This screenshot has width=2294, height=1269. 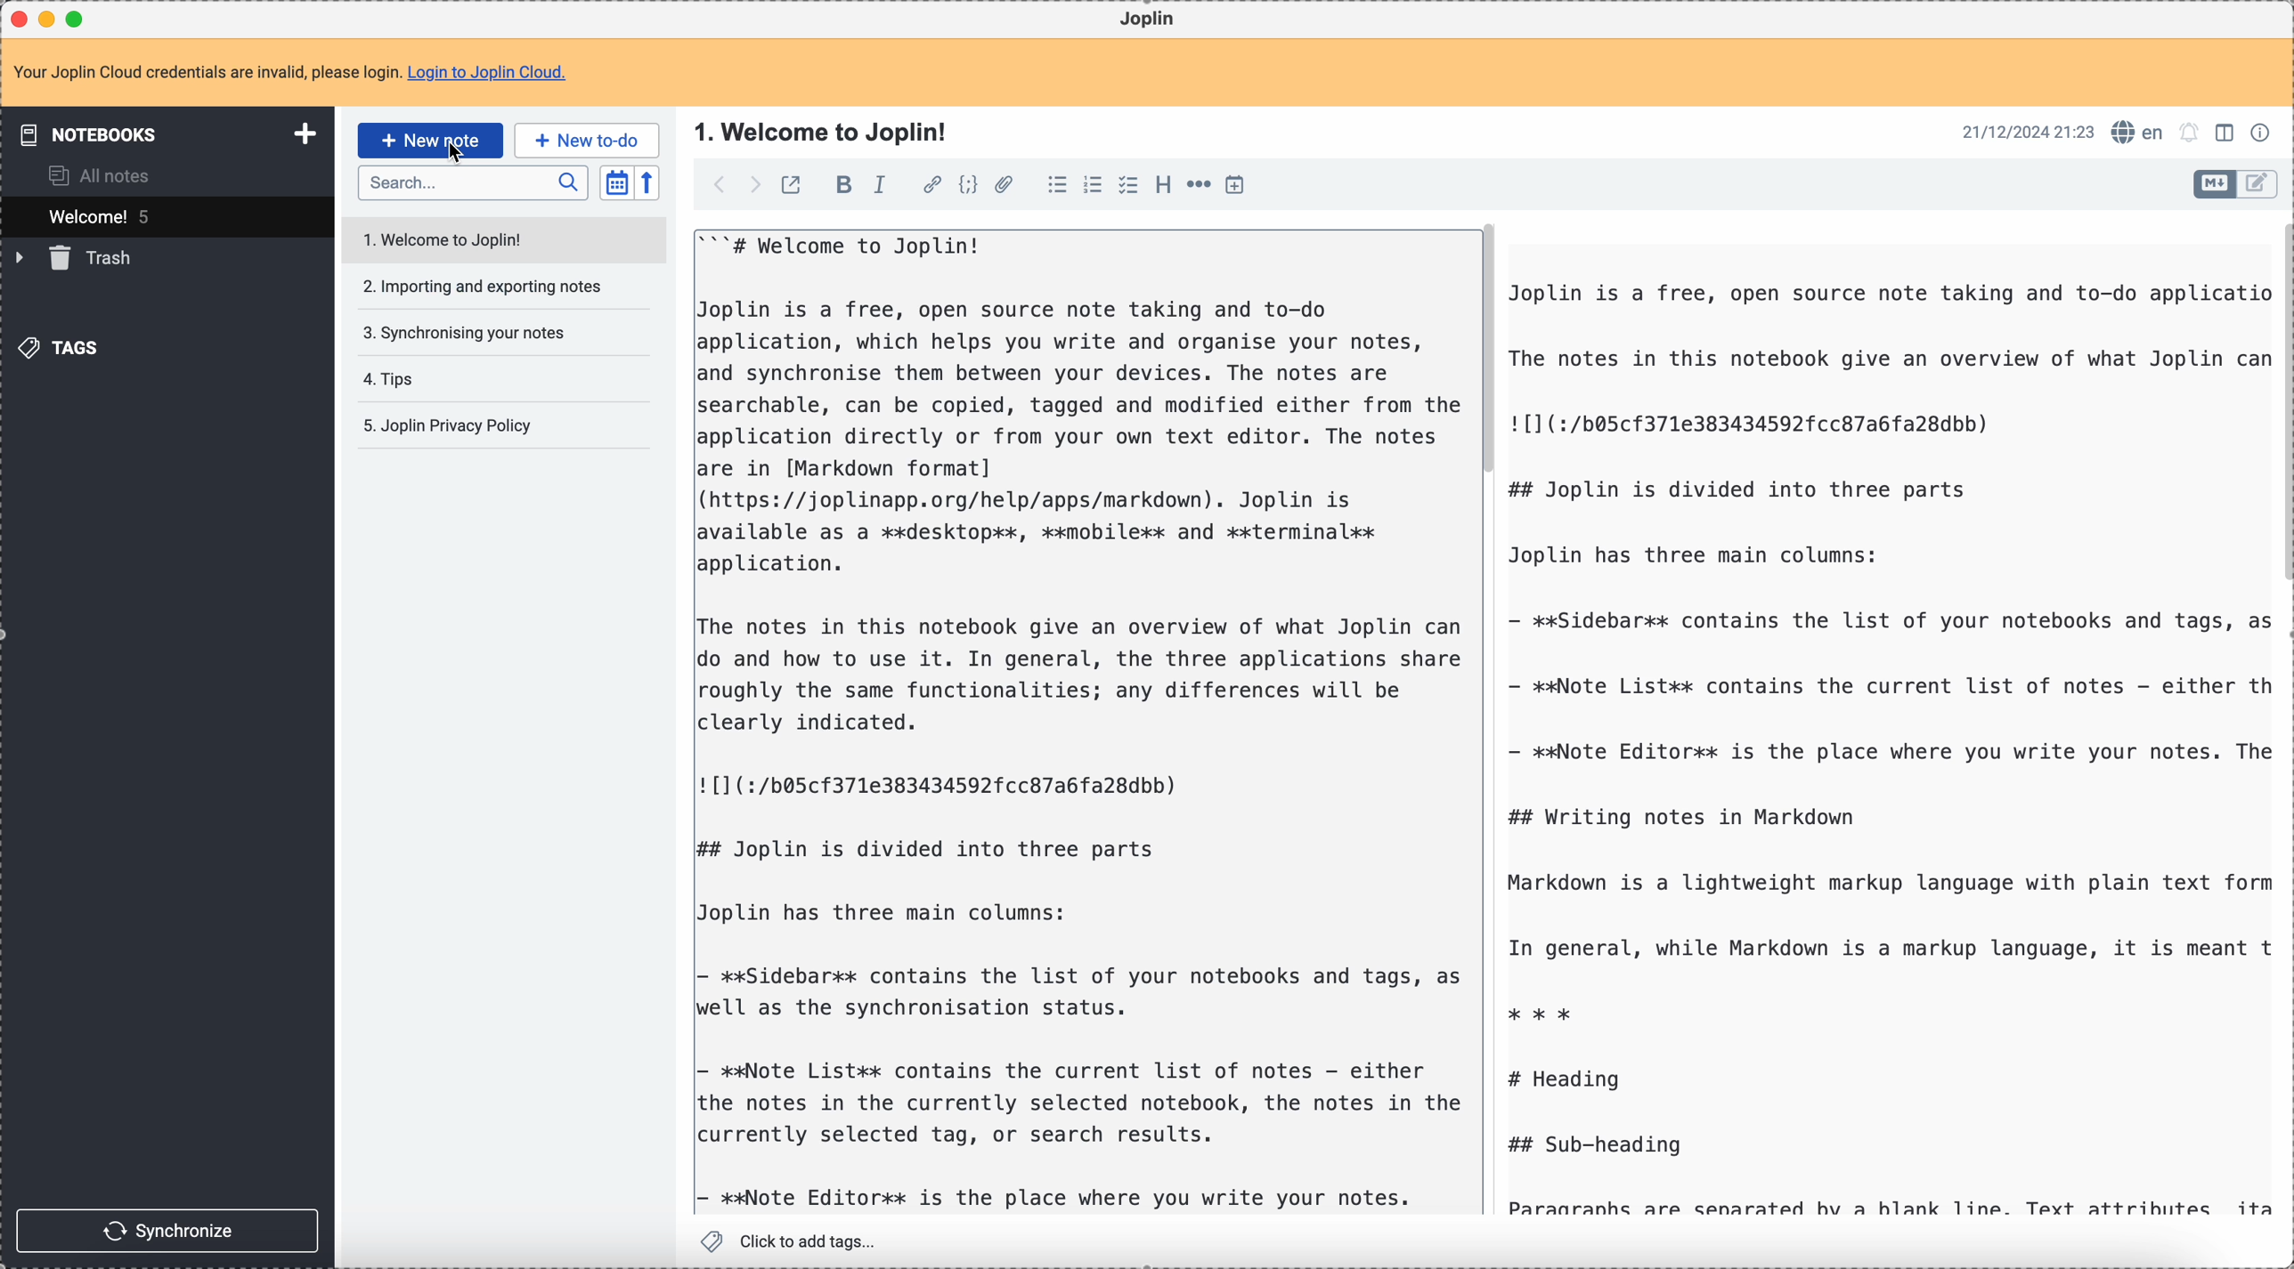 What do you see at coordinates (2280, 403) in the screenshot?
I see `scroll bar` at bounding box center [2280, 403].